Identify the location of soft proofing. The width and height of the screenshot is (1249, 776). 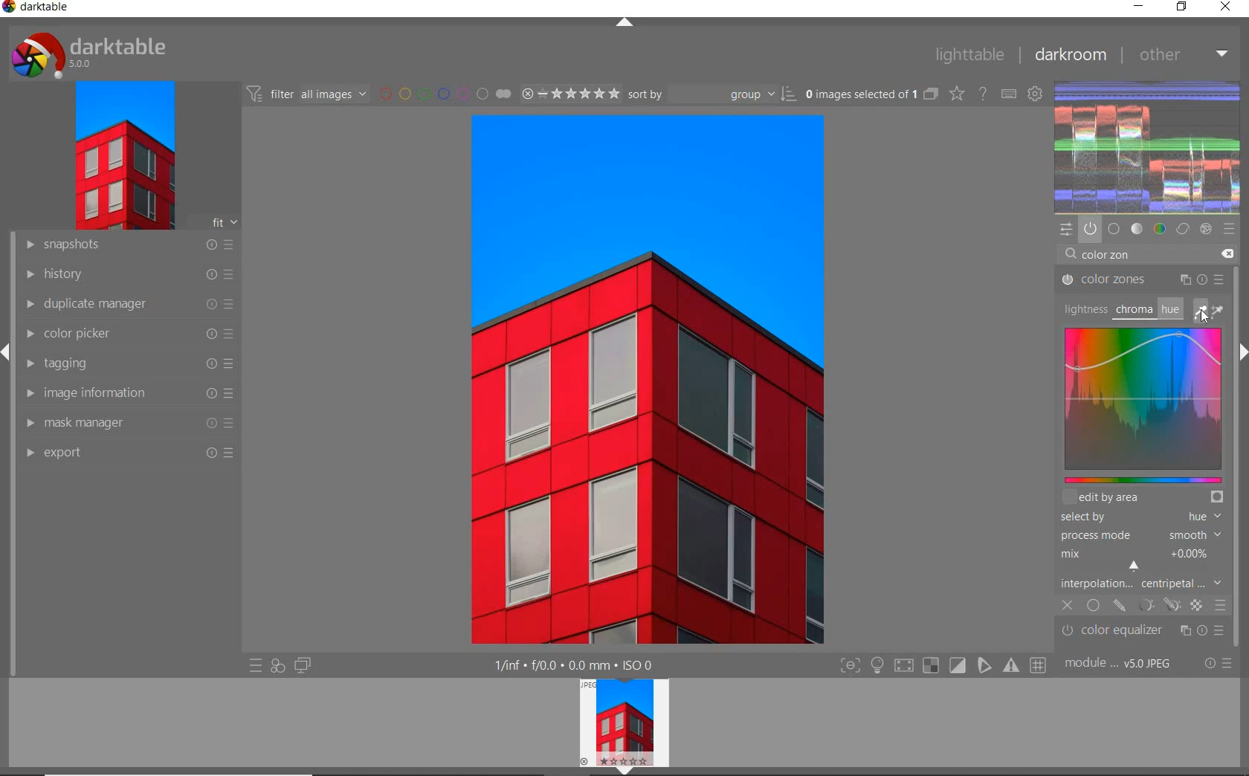
(958, 665).